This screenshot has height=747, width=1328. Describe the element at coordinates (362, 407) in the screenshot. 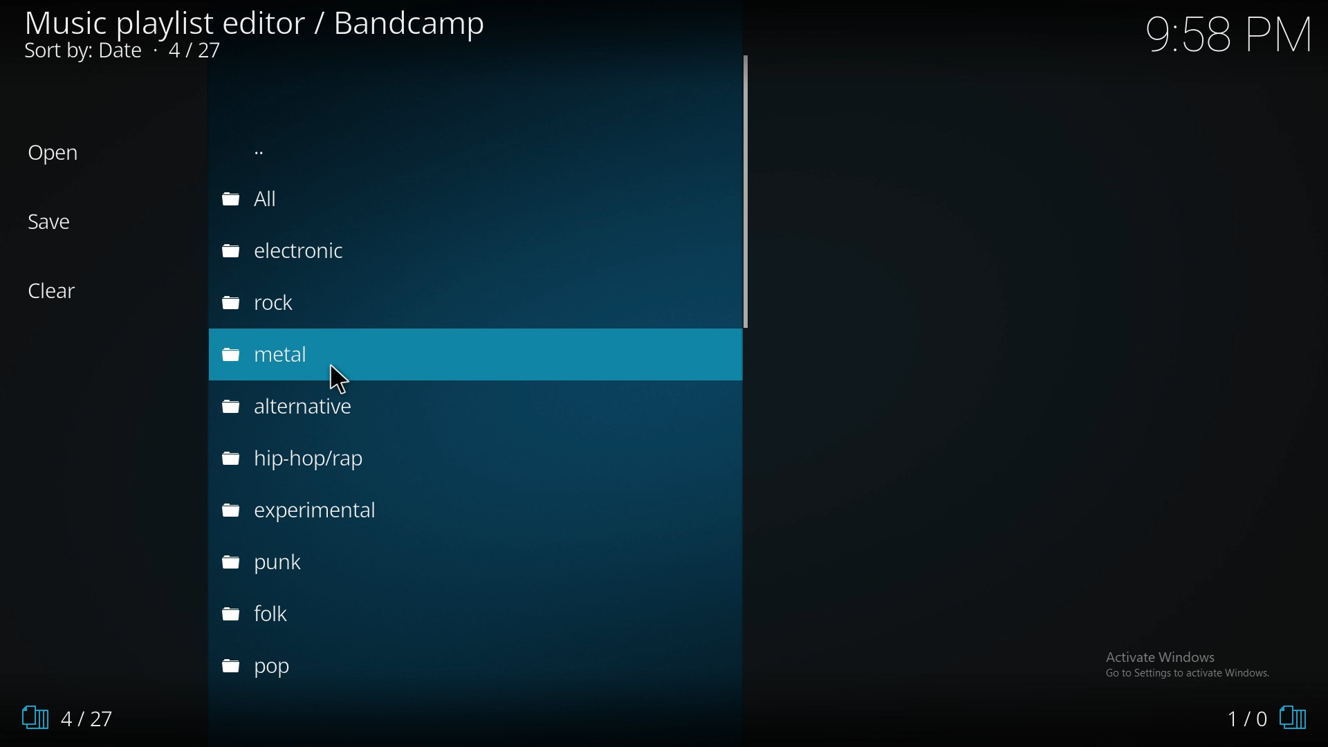

I see `music genre` at that location.